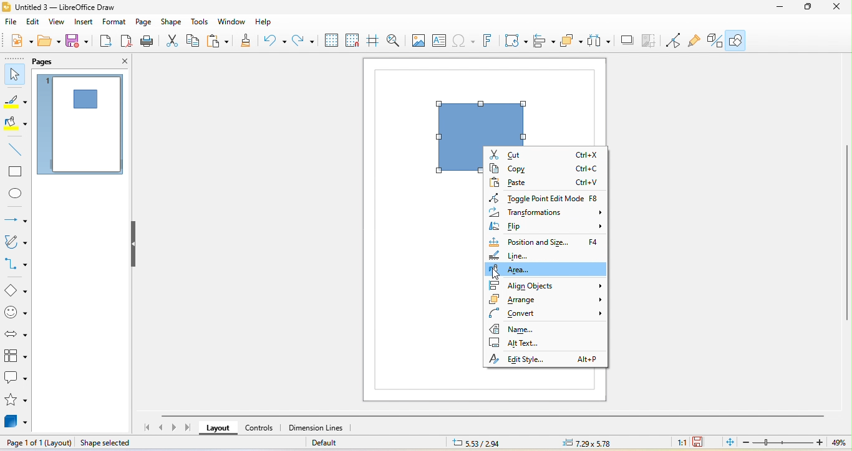 The image size is (852, 451). I want to click on export, so click(104, 42).